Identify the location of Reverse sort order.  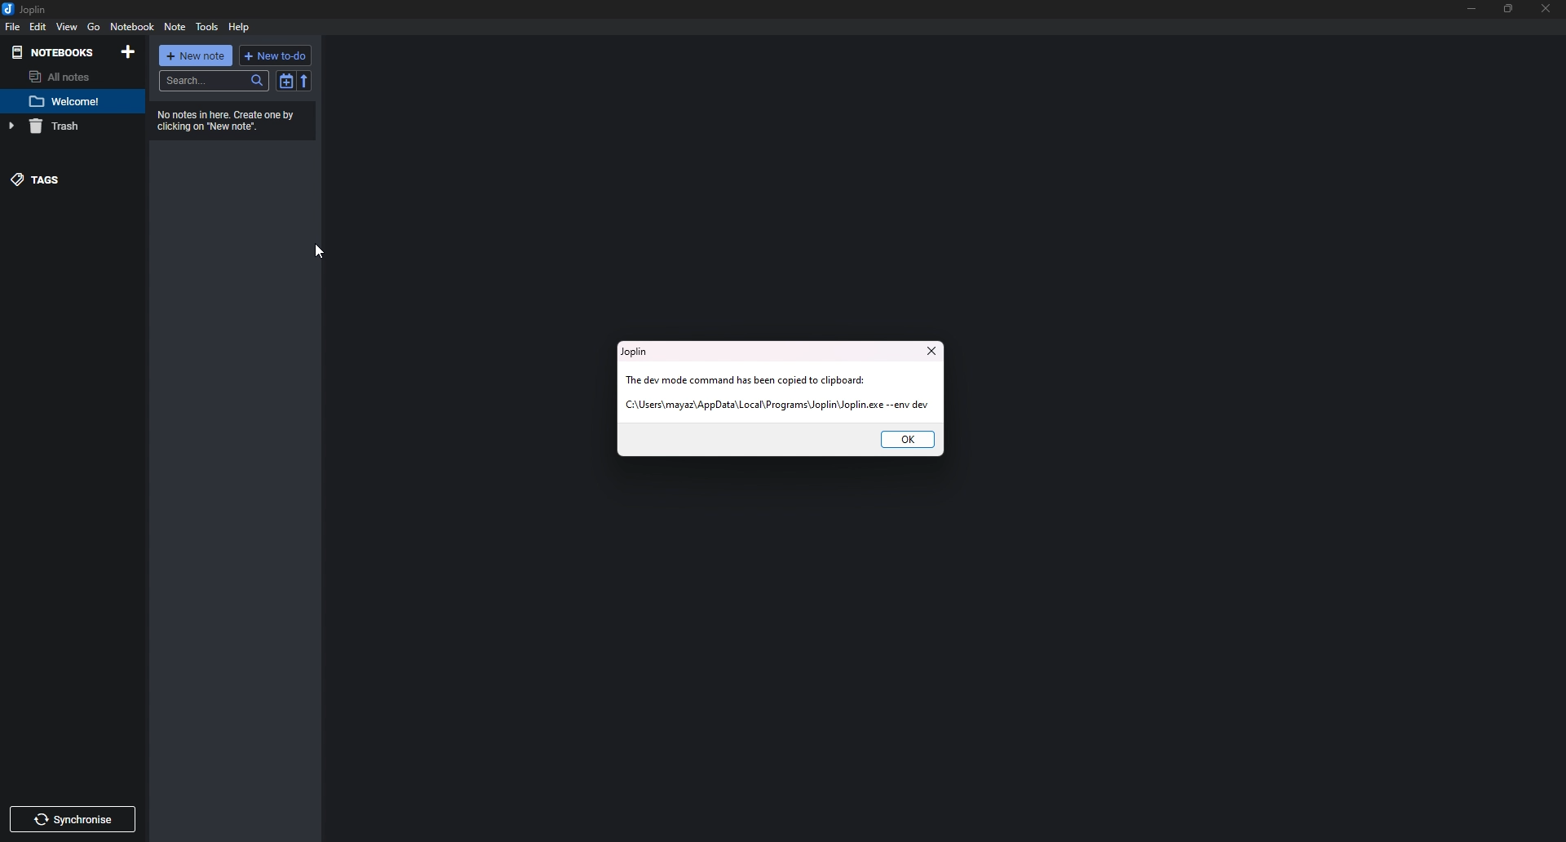
(304, 82).